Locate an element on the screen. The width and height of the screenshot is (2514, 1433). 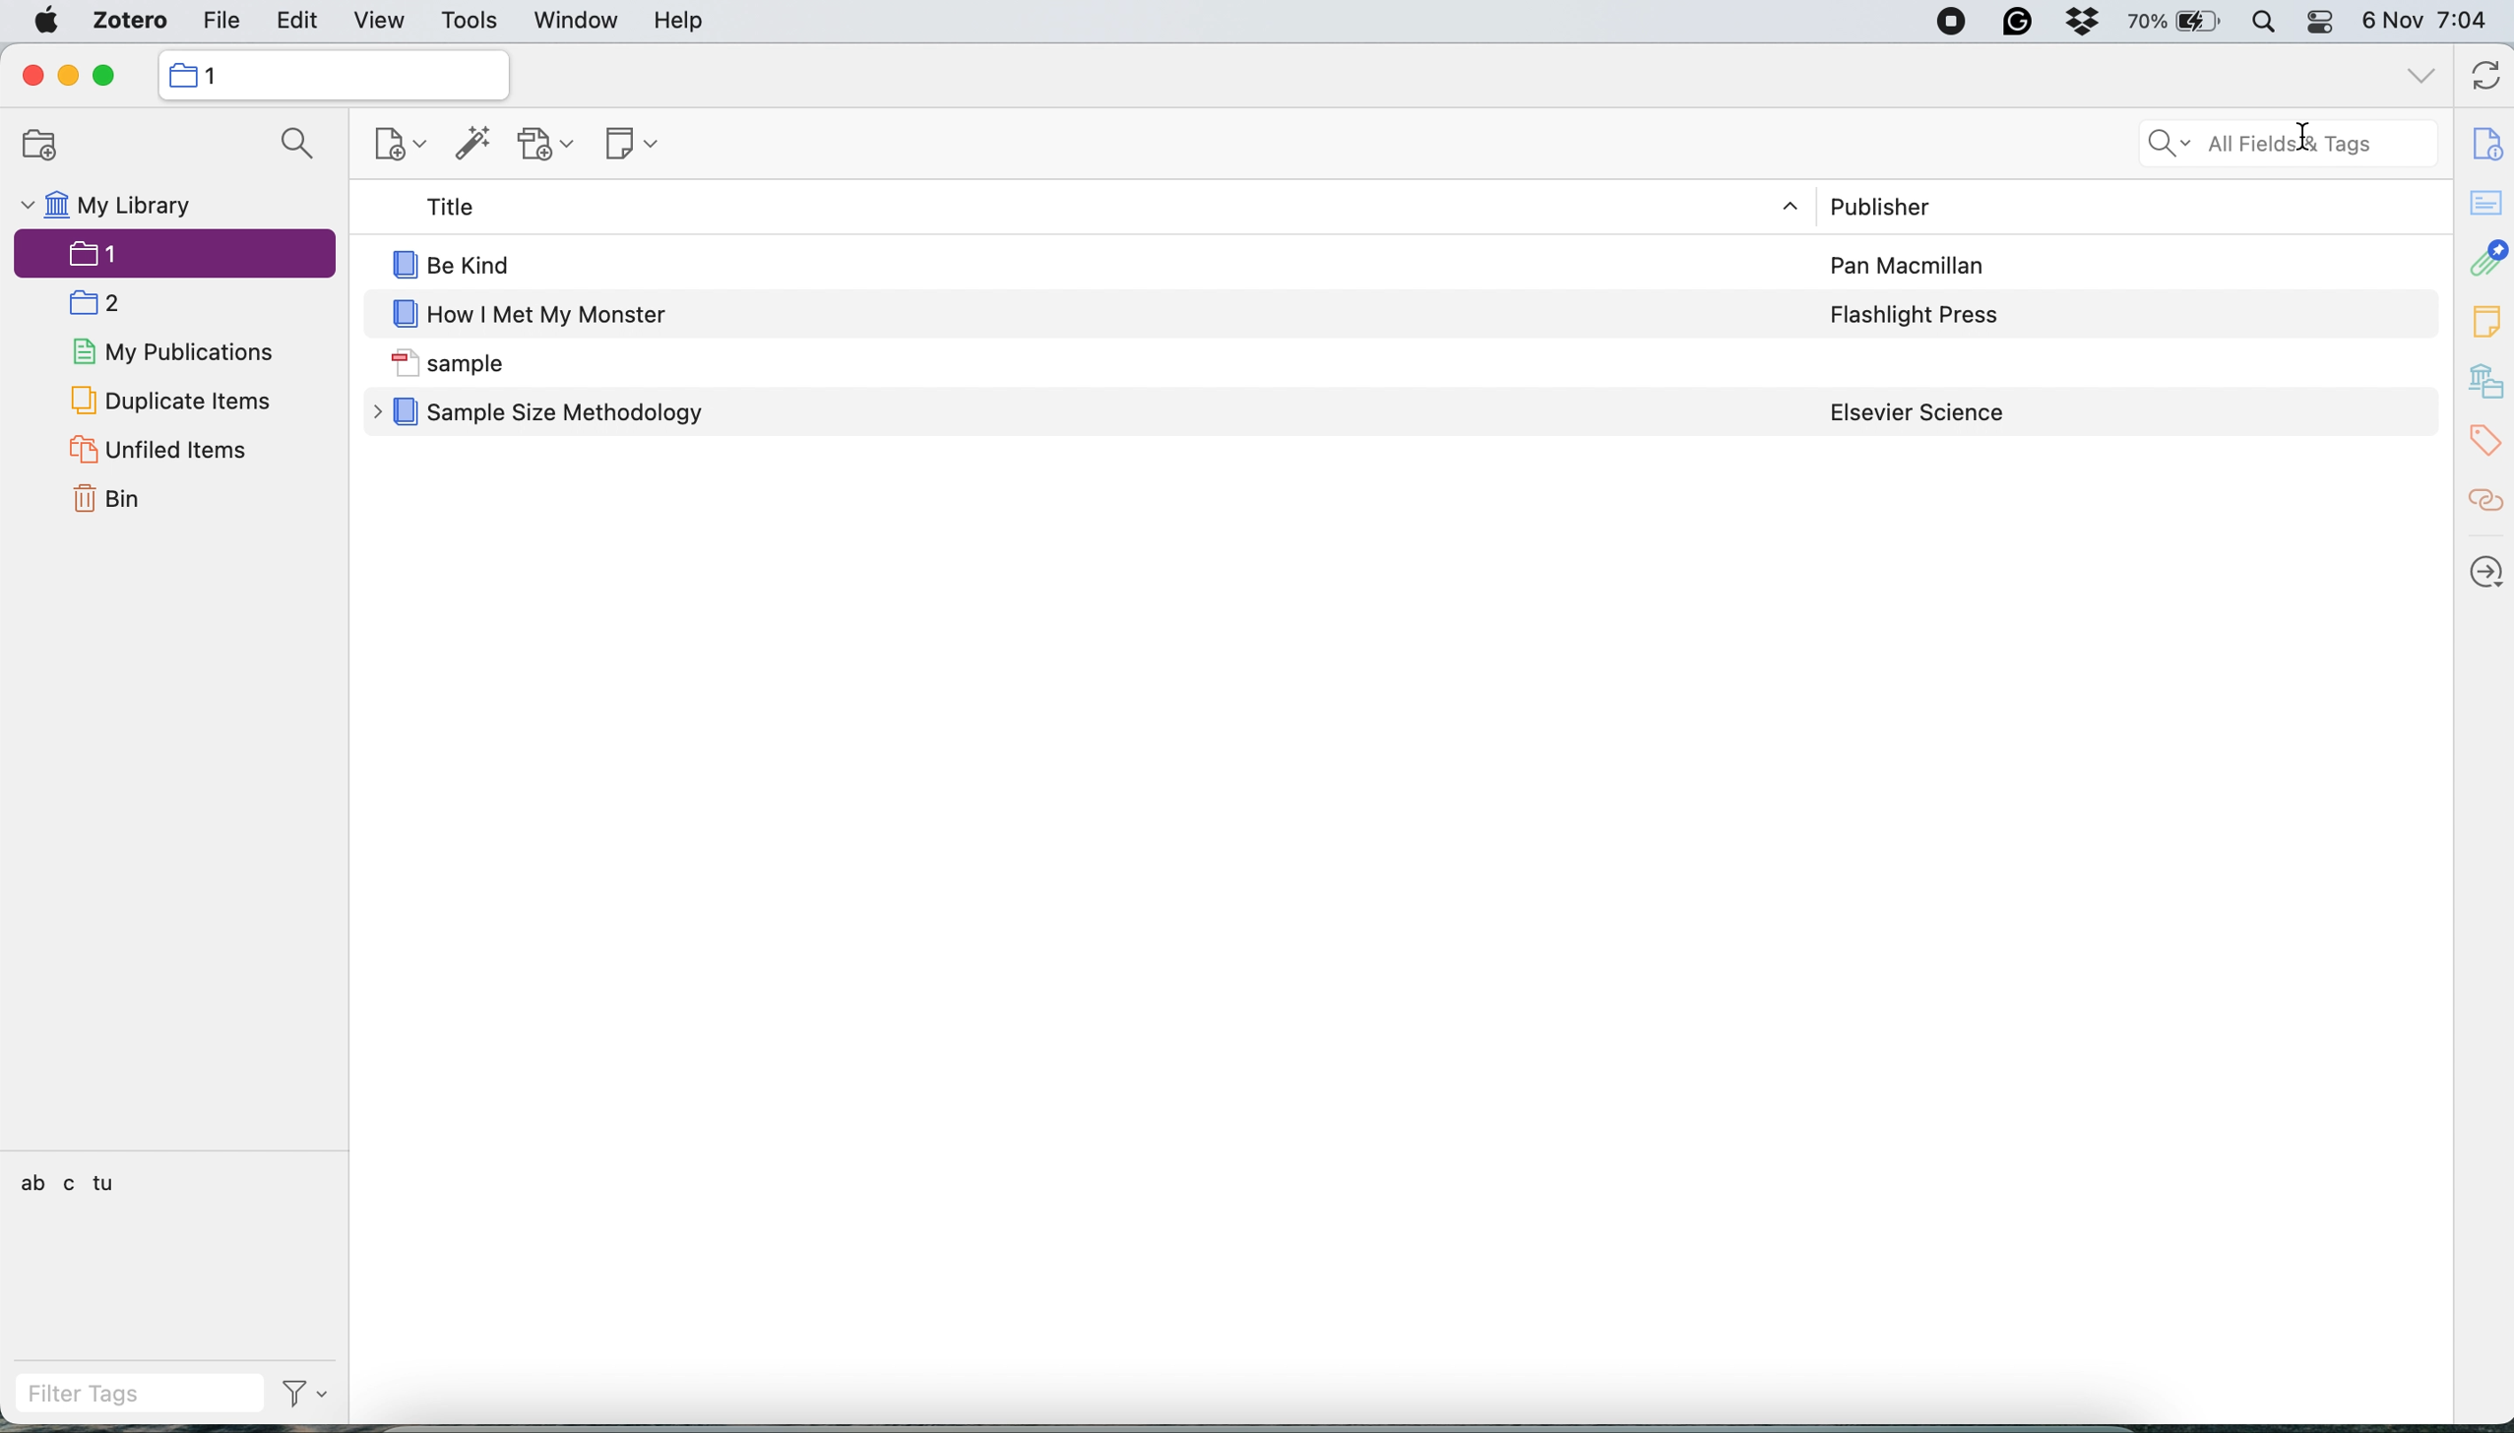
Be Kind is located at coordinates (478, 265).